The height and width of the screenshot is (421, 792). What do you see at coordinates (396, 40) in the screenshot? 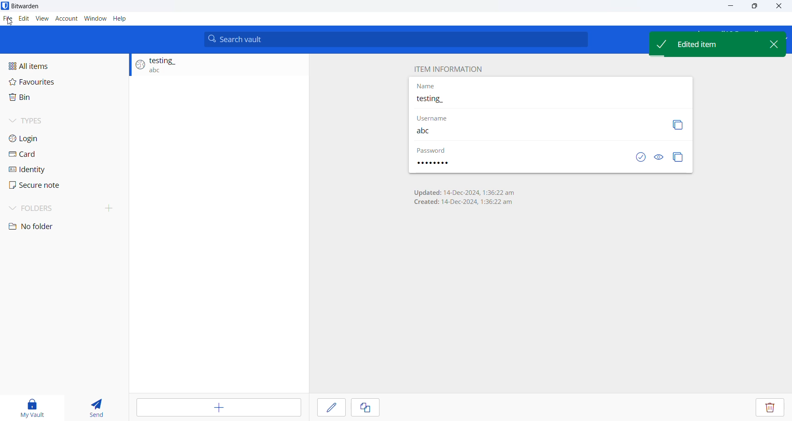
I see `Search bar` at bounding box center [396, 40].